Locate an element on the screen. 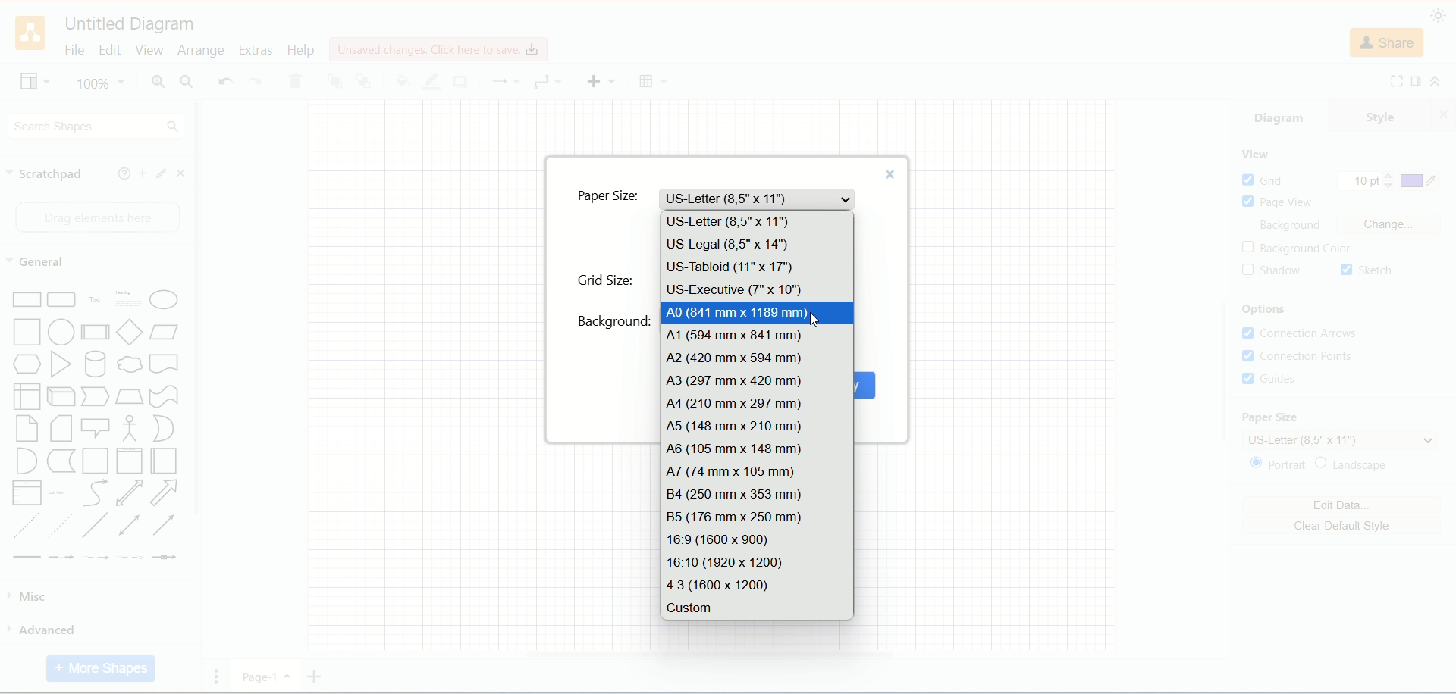 This screenshot has width=1456, height=694. A5 is located at coordinates (757, 427).